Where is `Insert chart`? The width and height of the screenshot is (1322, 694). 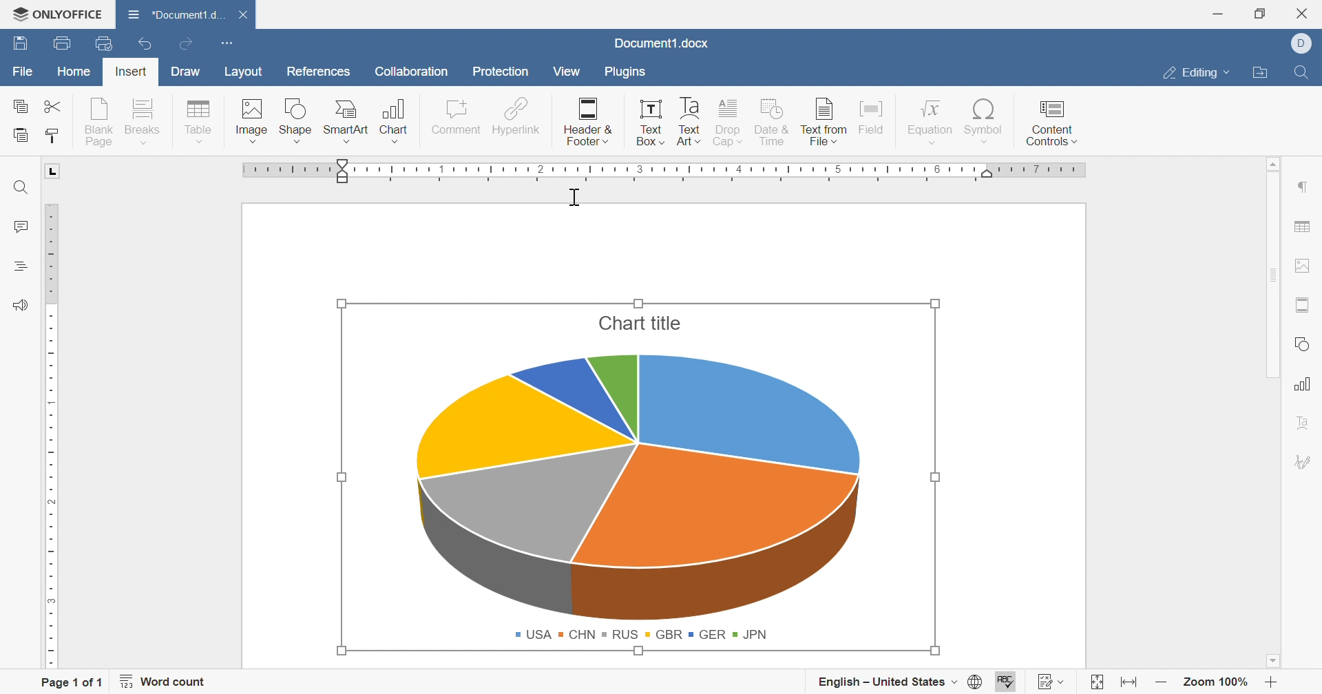 Insert chart is located at coordinates (393, 123).